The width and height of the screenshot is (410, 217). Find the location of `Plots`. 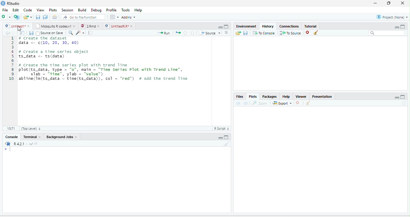

Plots is located at coordinates (252, 97).